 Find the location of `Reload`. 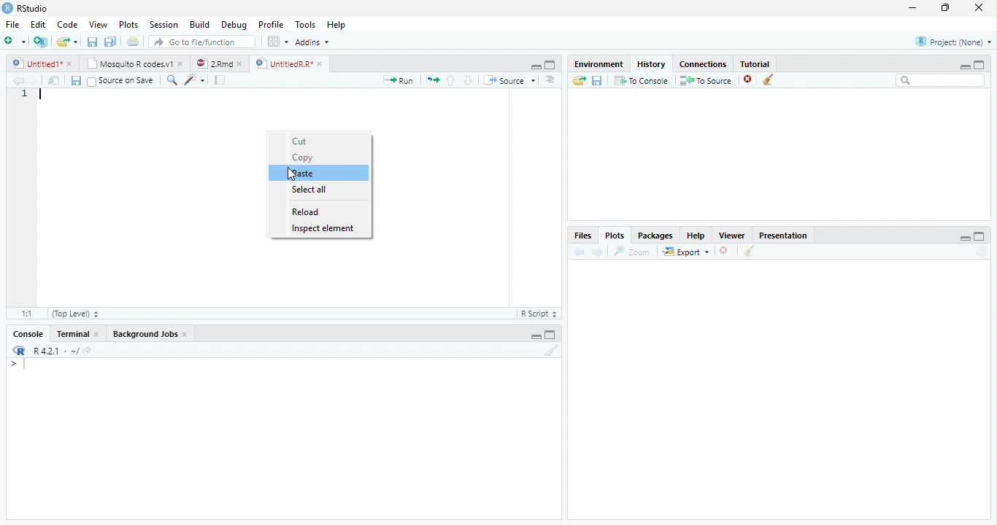

Reload is located at coordinates (318, 211).